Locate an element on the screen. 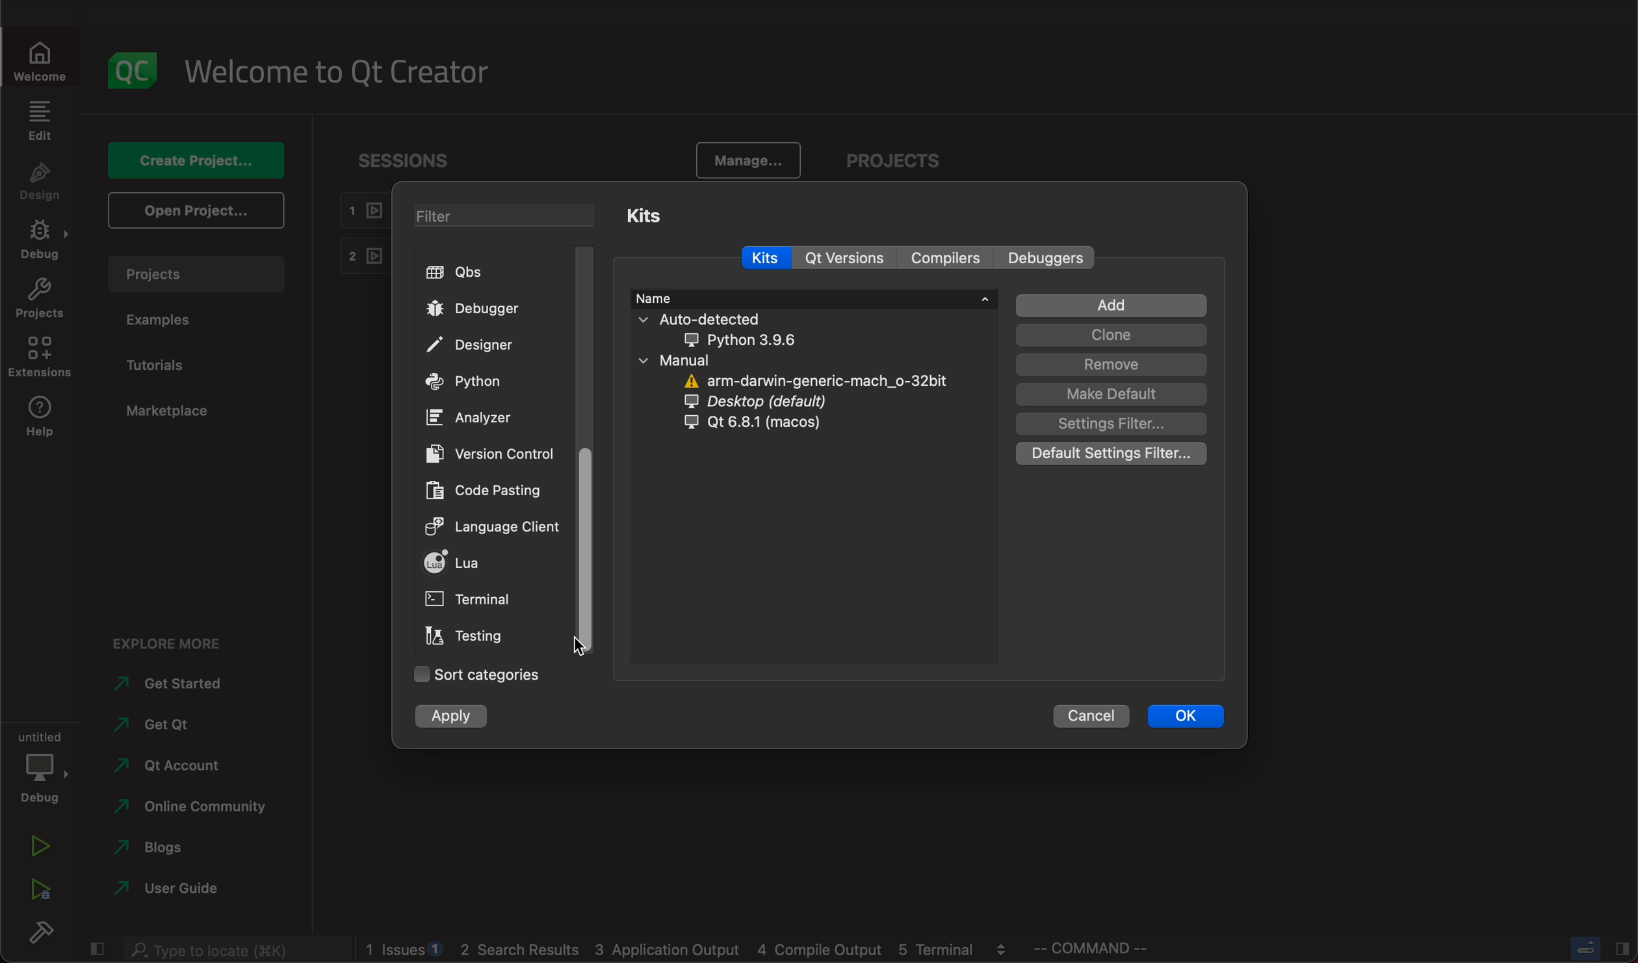  code is located at coordinates (487, 489).